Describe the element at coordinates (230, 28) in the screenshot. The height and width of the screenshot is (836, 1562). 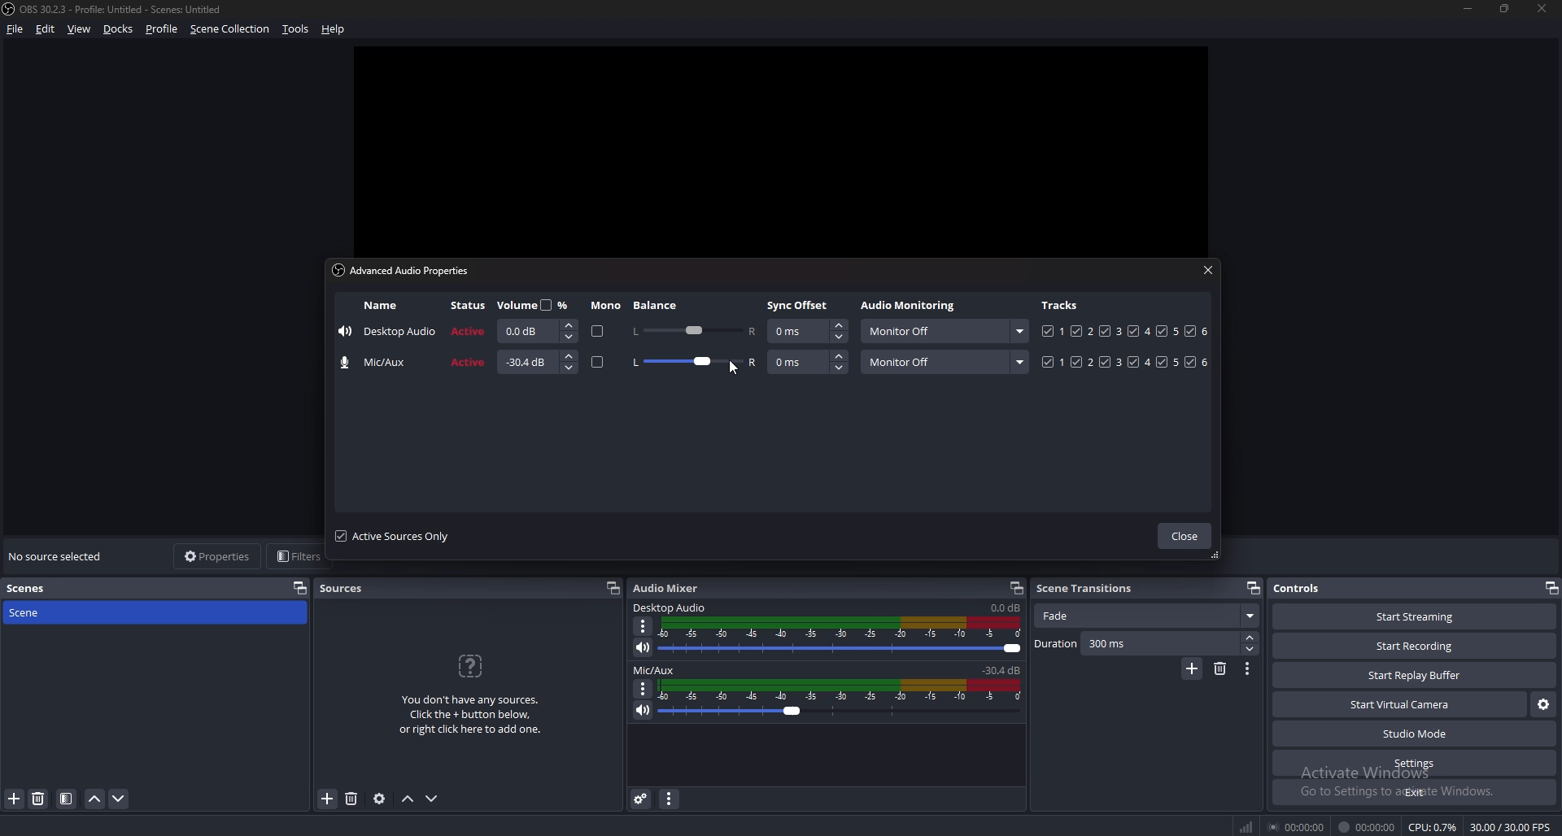
I see `scene collection` at that location.